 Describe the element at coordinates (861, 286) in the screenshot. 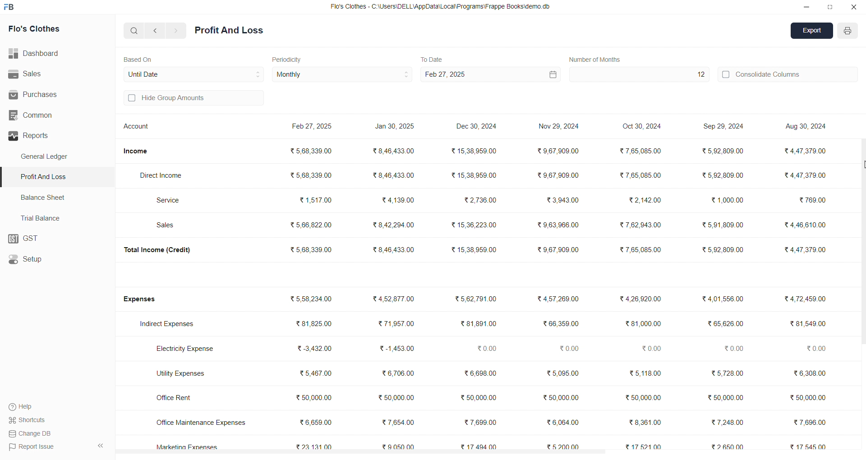

I see `vertical scroll bar` at that location.